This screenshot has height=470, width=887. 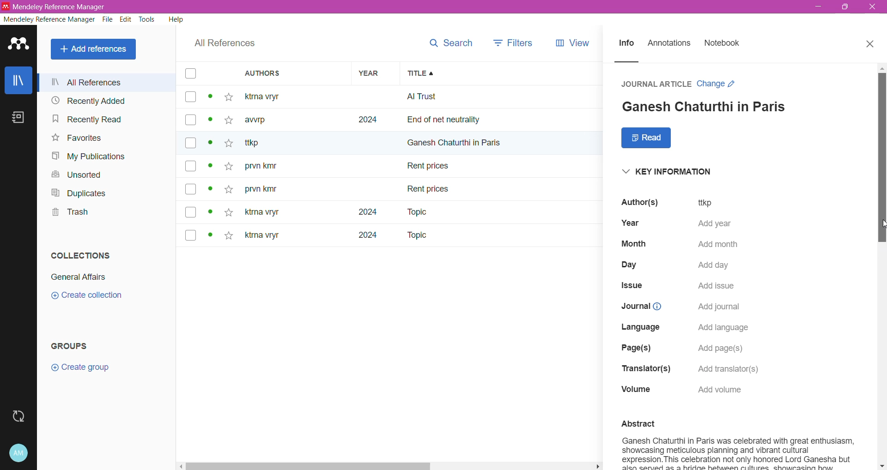 What do you see at coordinates (79, 344) in the screenshot?
I see `Groups` at bounding box center [79, 344].